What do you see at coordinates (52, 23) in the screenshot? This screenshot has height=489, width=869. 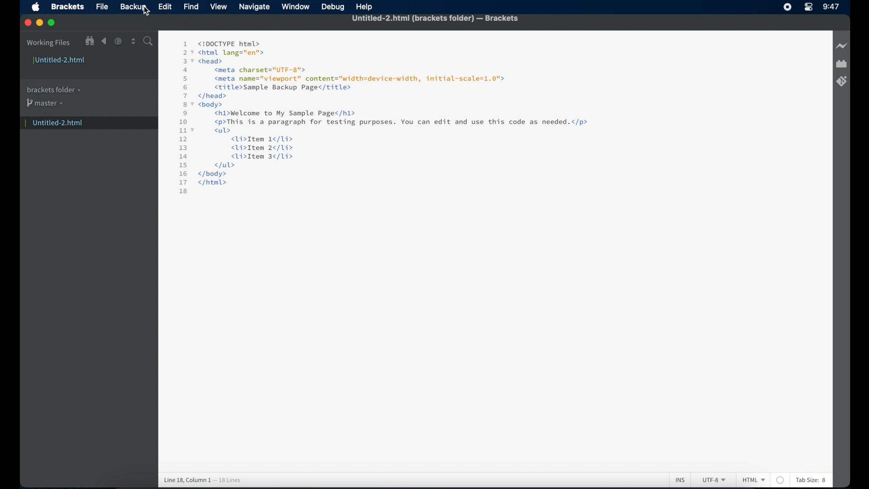 I see `maximize` at bounding box center [52, 23].